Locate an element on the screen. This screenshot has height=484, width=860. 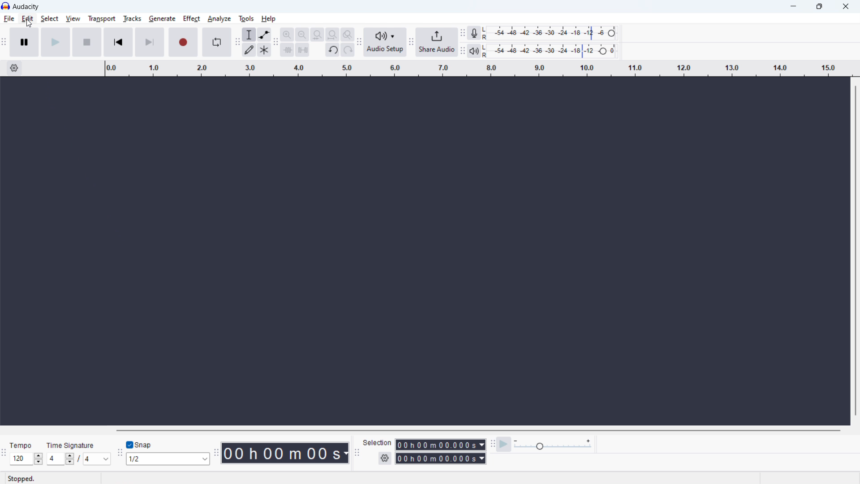
generate is located at coordinates (162, 18).